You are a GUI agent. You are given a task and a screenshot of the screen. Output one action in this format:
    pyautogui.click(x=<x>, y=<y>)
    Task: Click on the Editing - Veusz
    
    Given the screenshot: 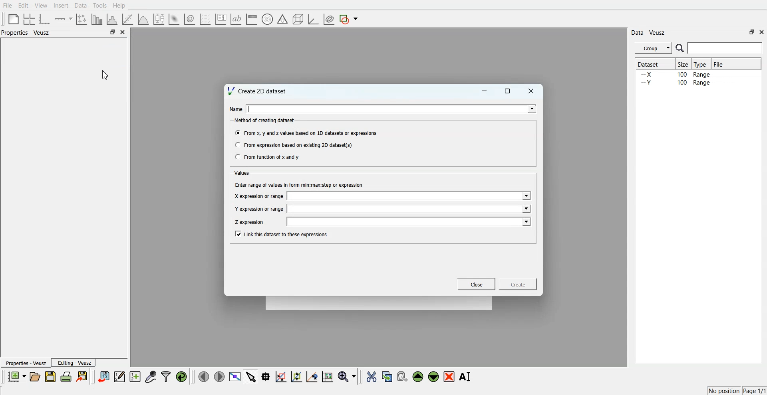 What is the action you would take?
    pyautogui.click(x=74, y=362)
    